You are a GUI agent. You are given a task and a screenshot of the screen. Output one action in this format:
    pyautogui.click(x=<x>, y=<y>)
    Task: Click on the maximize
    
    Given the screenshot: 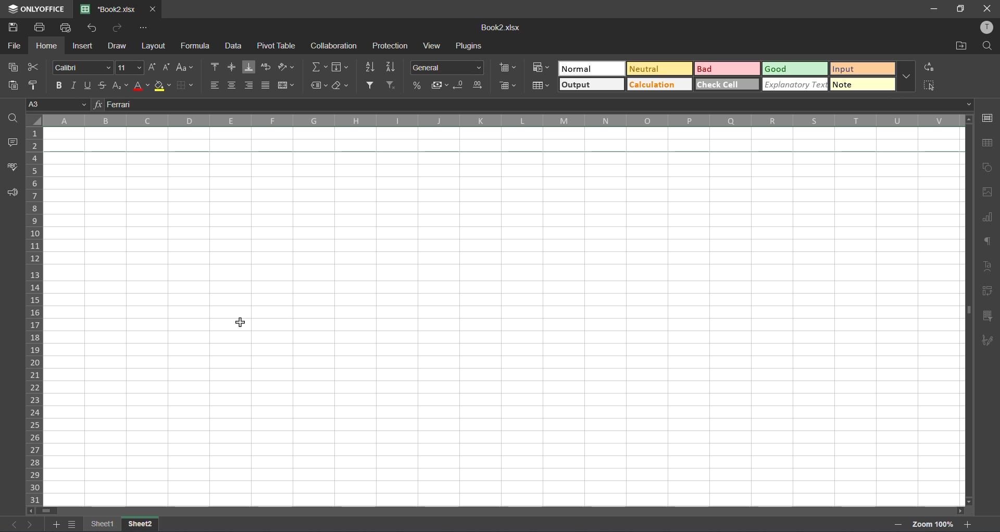 What is the action you would take?
    pyautogui.click(x=961, y=9)
    